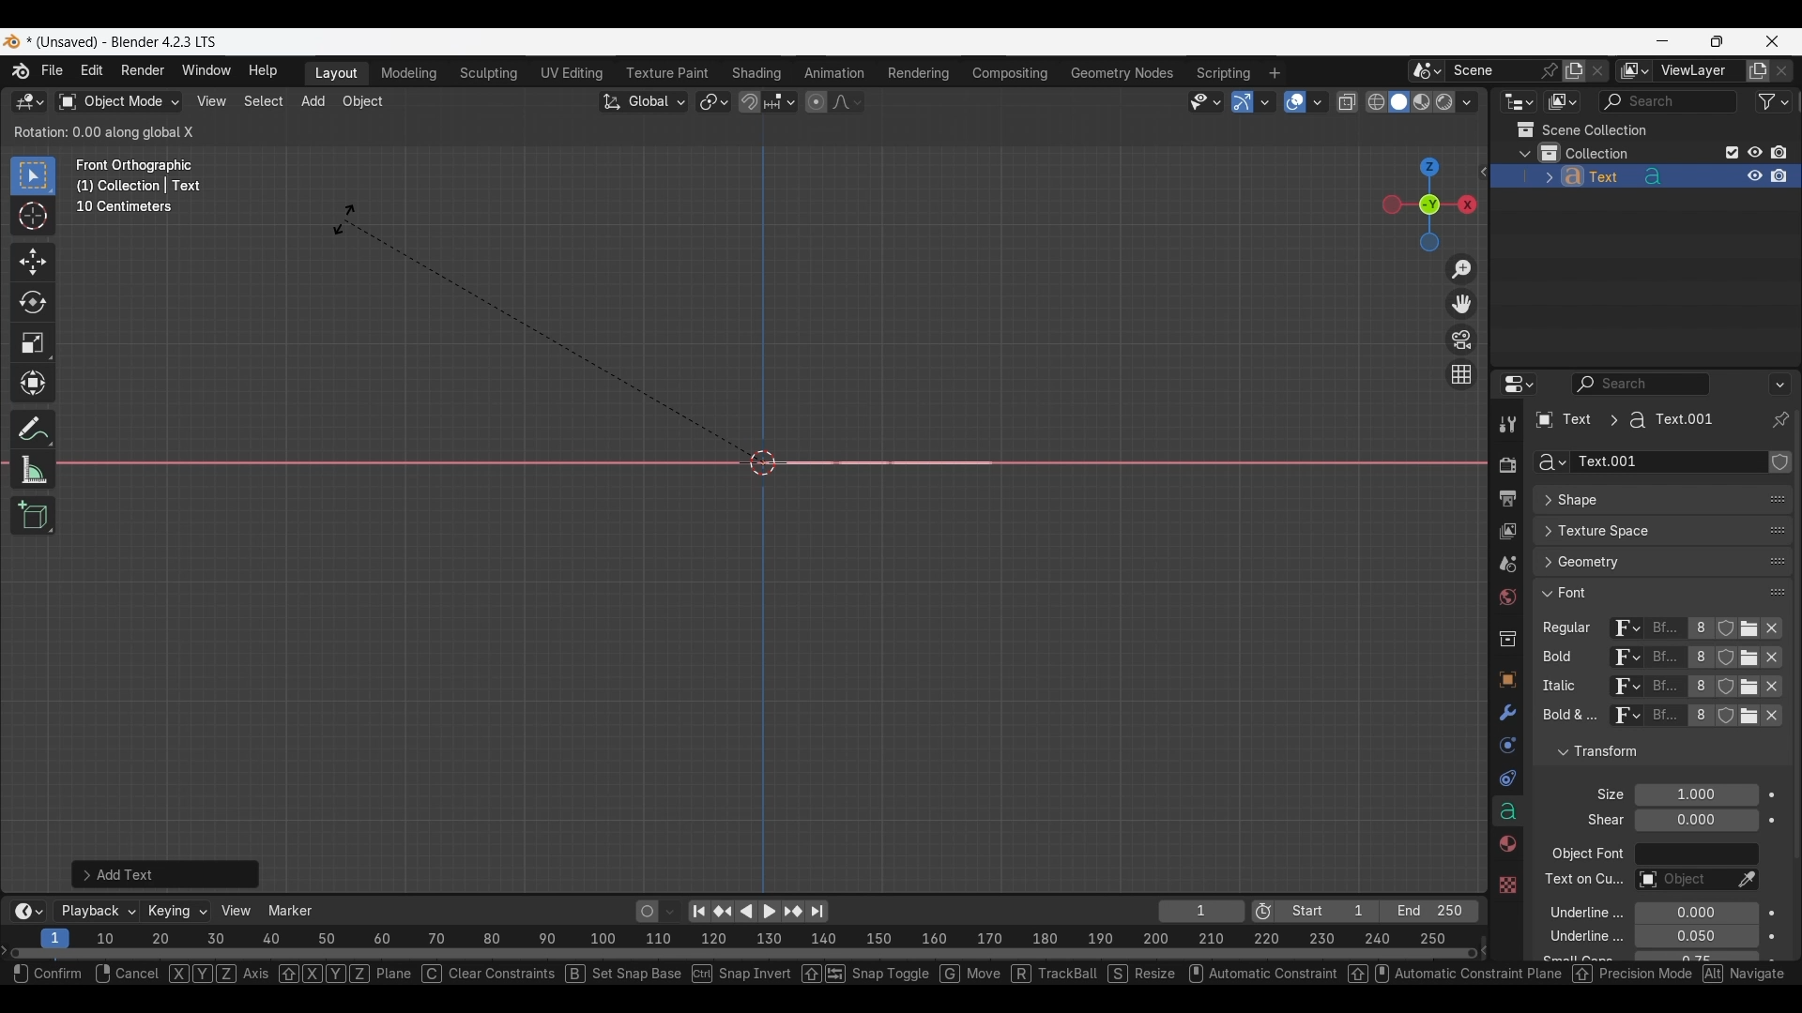  Describe the element at coordinates (1644, 176) in the screenshot. I see `Text object added to collection` at that location.